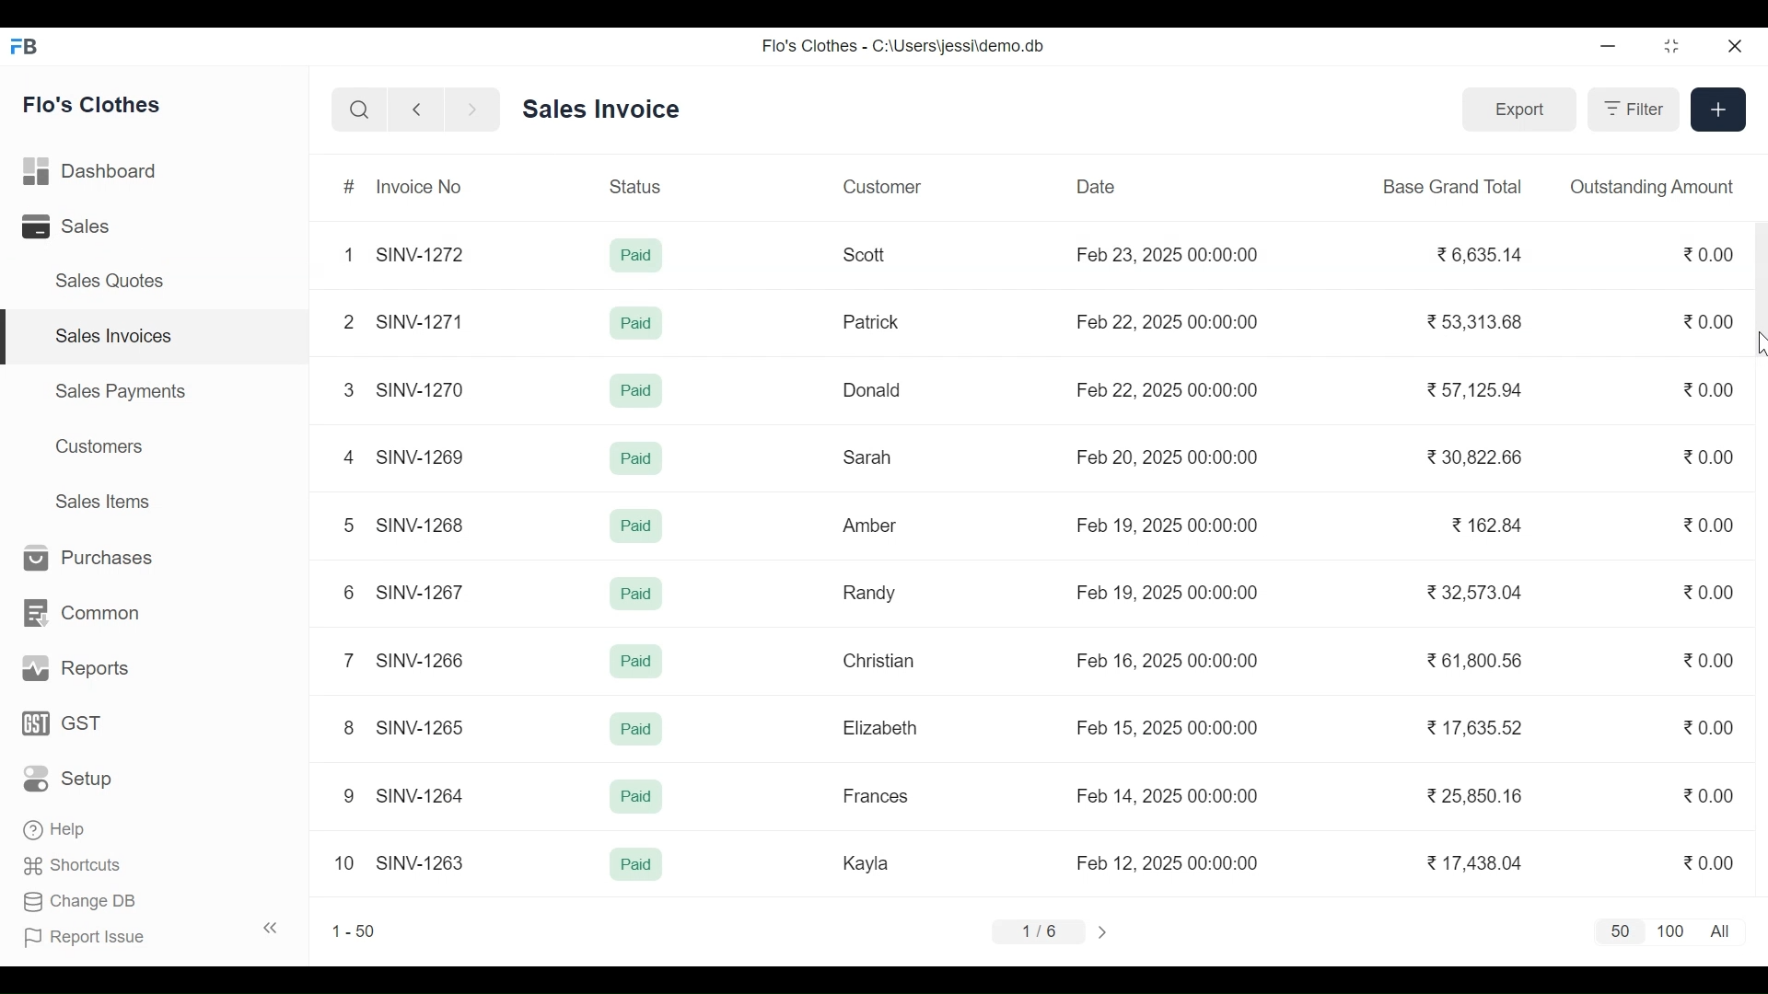 The width and height of the screenshot is (1768, 994). Describe the element at coordinates (122, 390) in the screenshot. I see `Sales Payments` at that location.